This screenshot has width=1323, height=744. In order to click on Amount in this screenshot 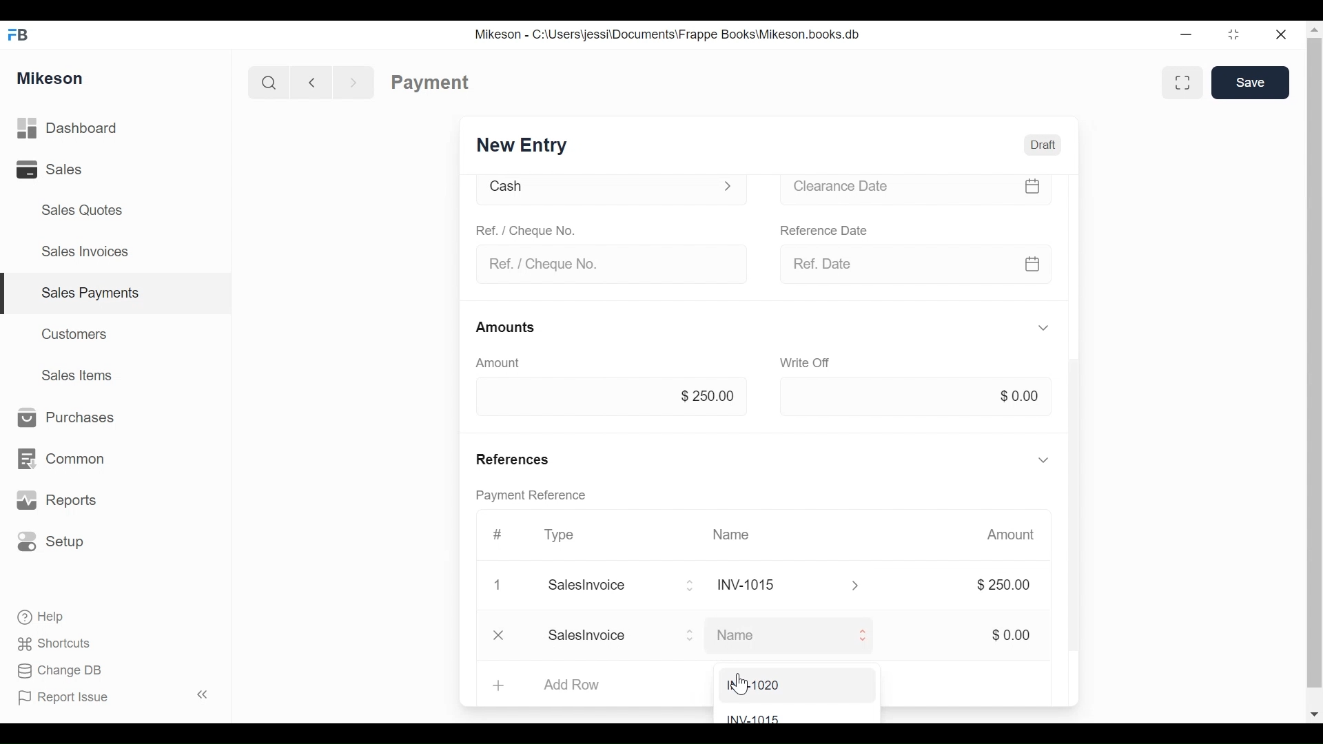, I will do `click(1021, 535)`.